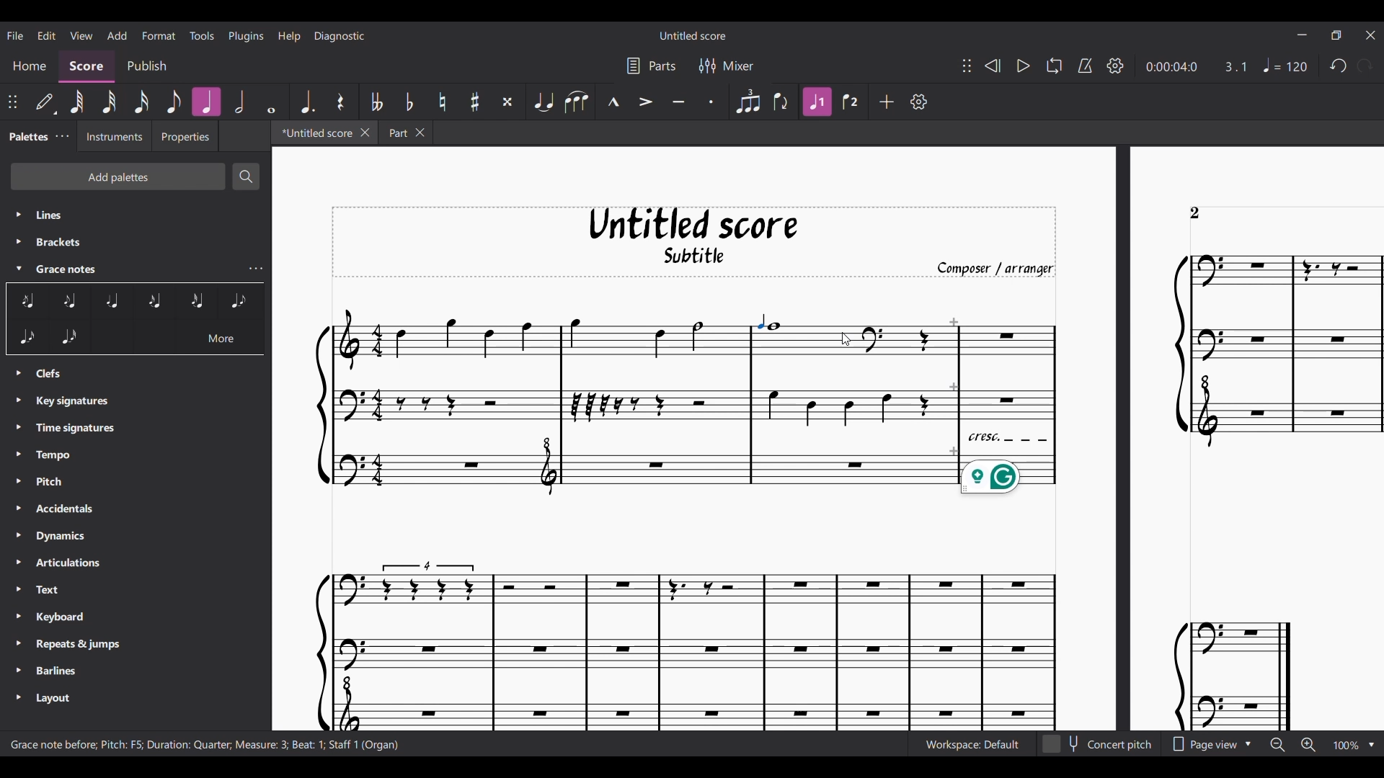 This screenshot has width=1384, height=778. What do you see at coordinates (18, 457) in the screenshot?
I see `Expand respective palette` at bounding box center [18, 457].